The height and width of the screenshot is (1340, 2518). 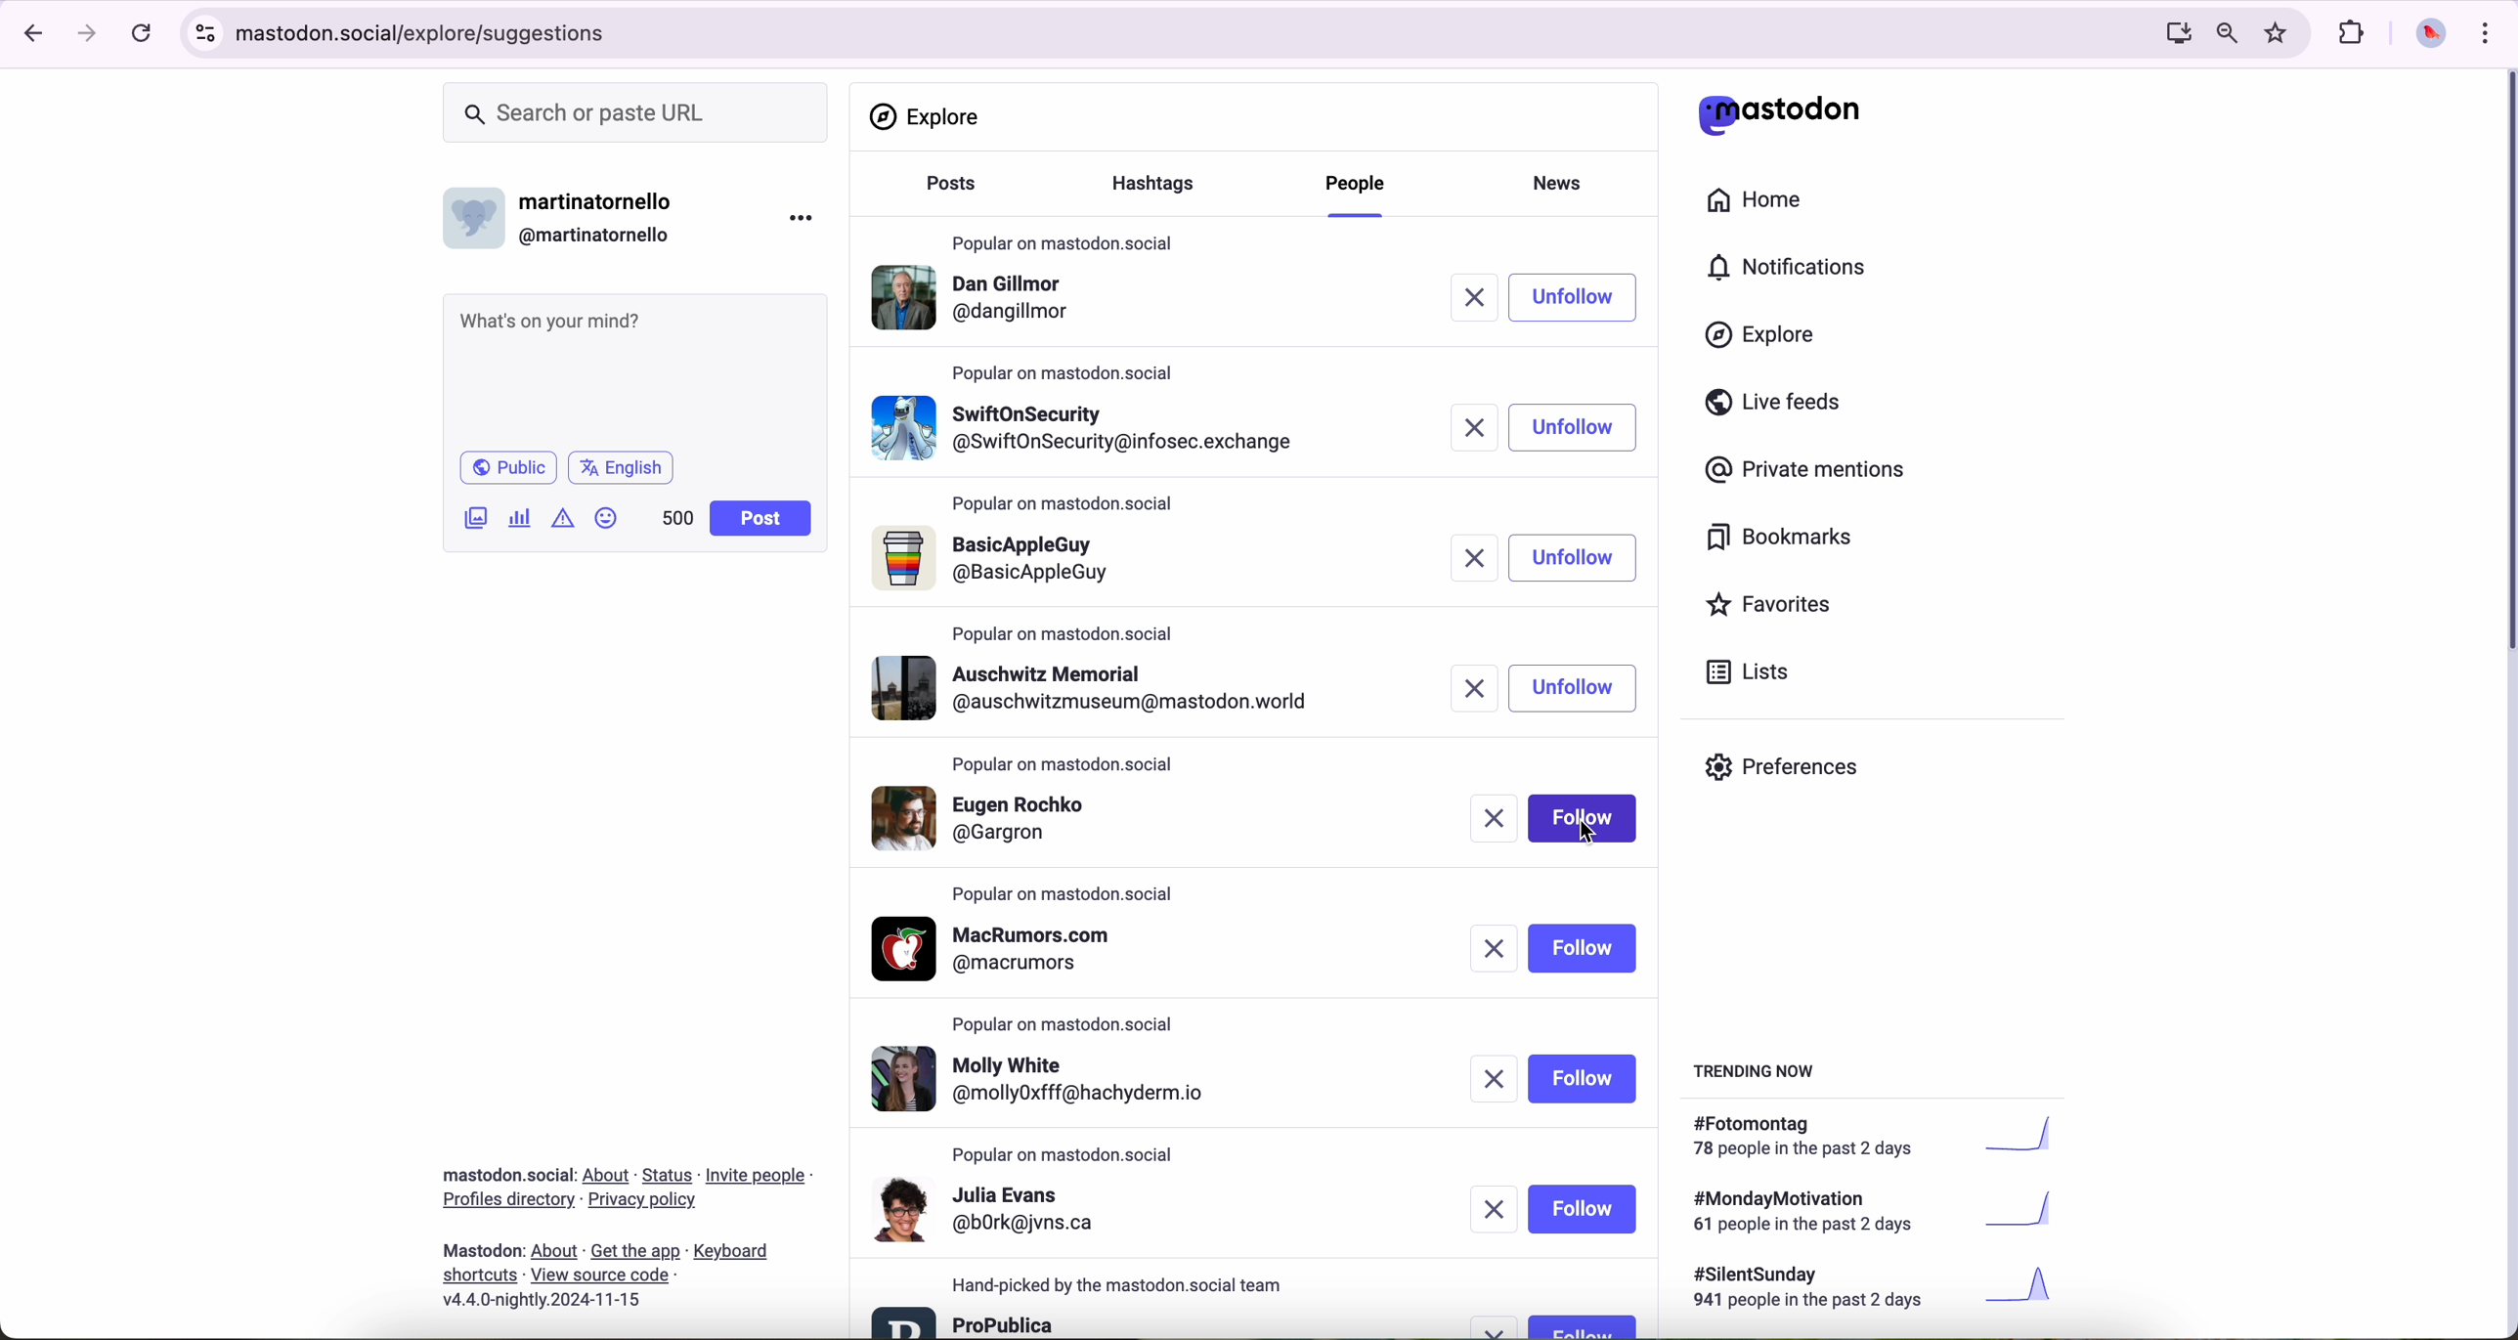 What do you see at coordinates (88, 34) in the screenshot?
I see `navigate foward` at bounding box center [88, 34].